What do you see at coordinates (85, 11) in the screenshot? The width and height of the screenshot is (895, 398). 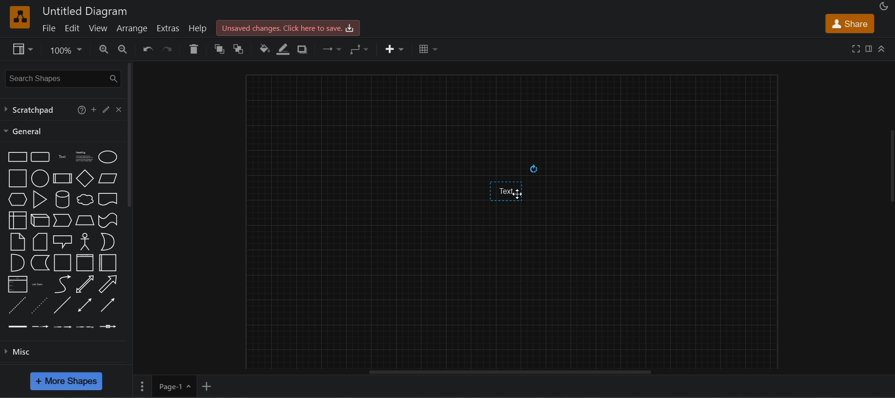 I see `Untitled diagram` at bounding box center [85, 11].